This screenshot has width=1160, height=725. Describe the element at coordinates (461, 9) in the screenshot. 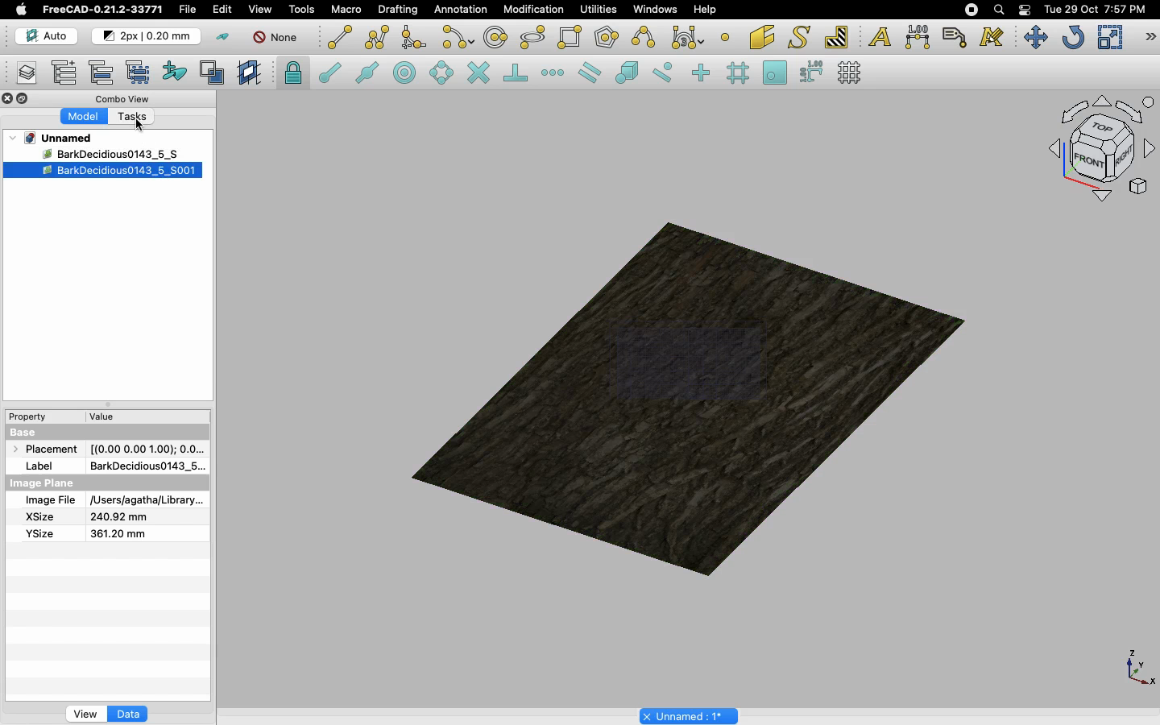

I see `Annotation` at that location.